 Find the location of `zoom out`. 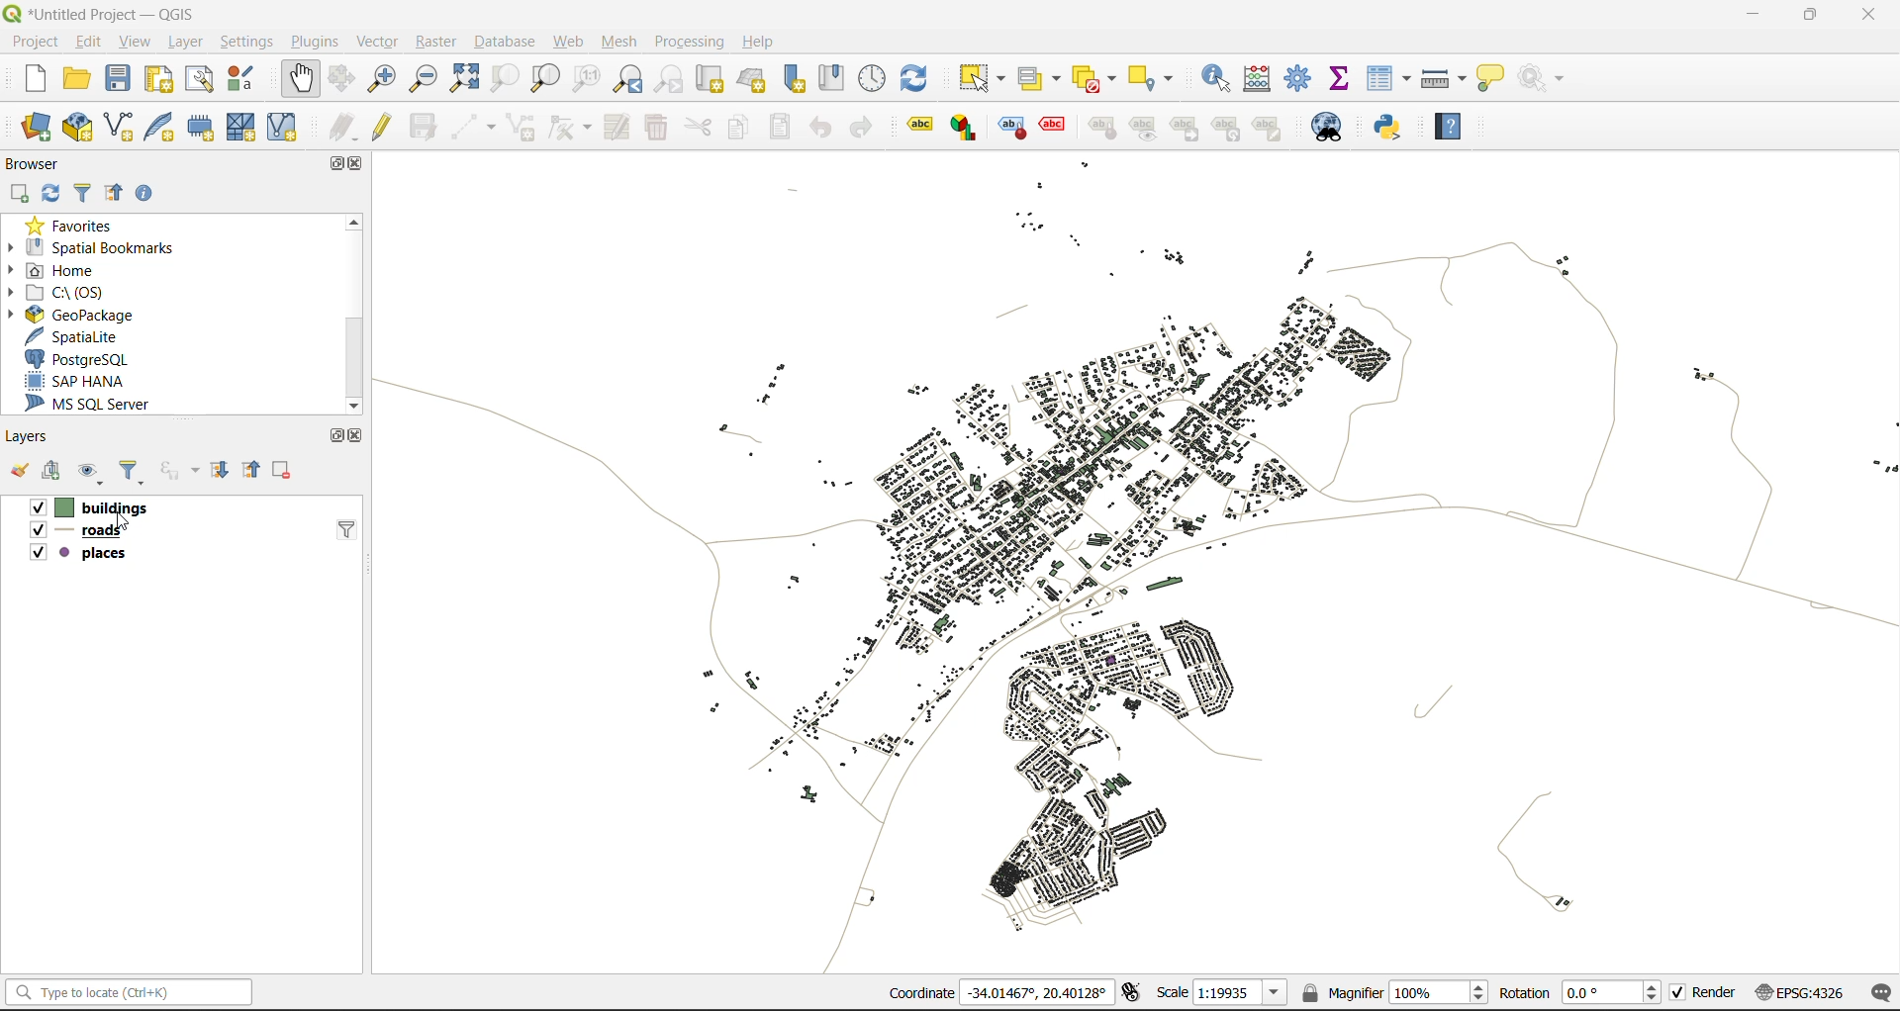

zoom out is located at coordinates (427, 79).